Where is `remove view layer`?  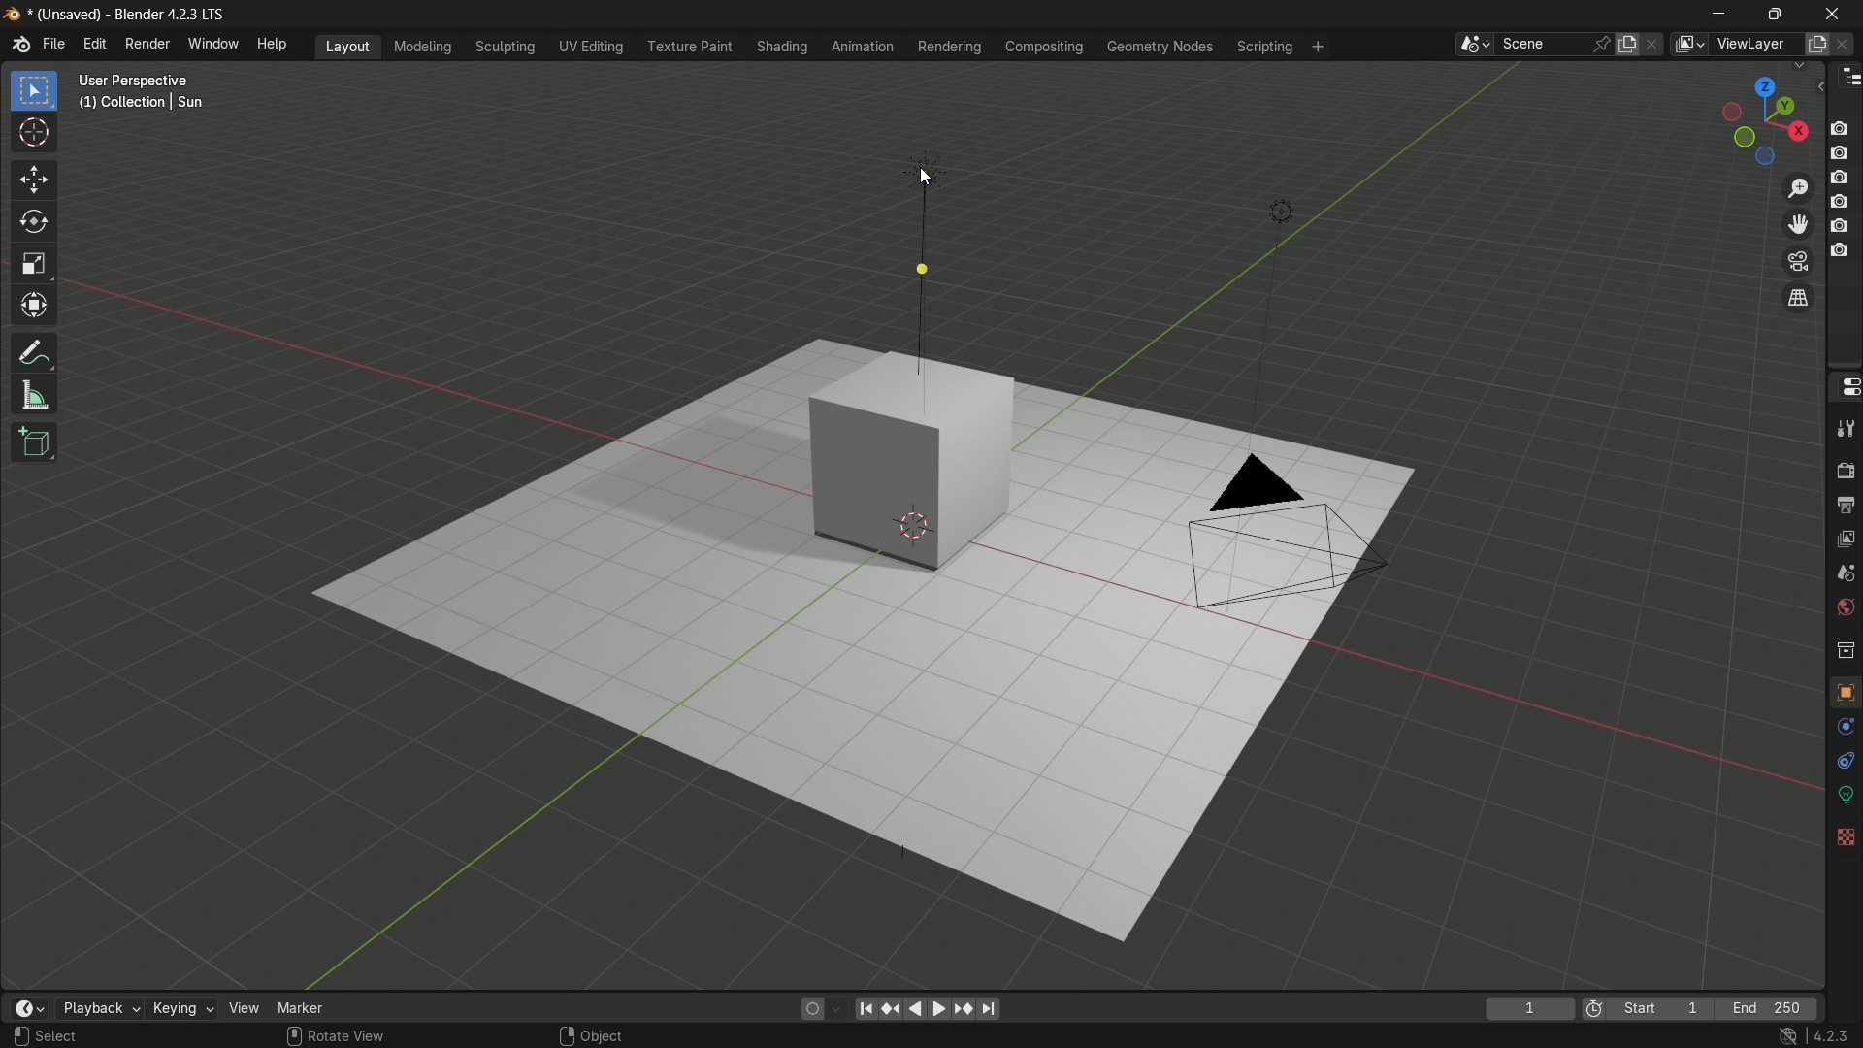
remove view layer is located at coordinates (1847, 44).